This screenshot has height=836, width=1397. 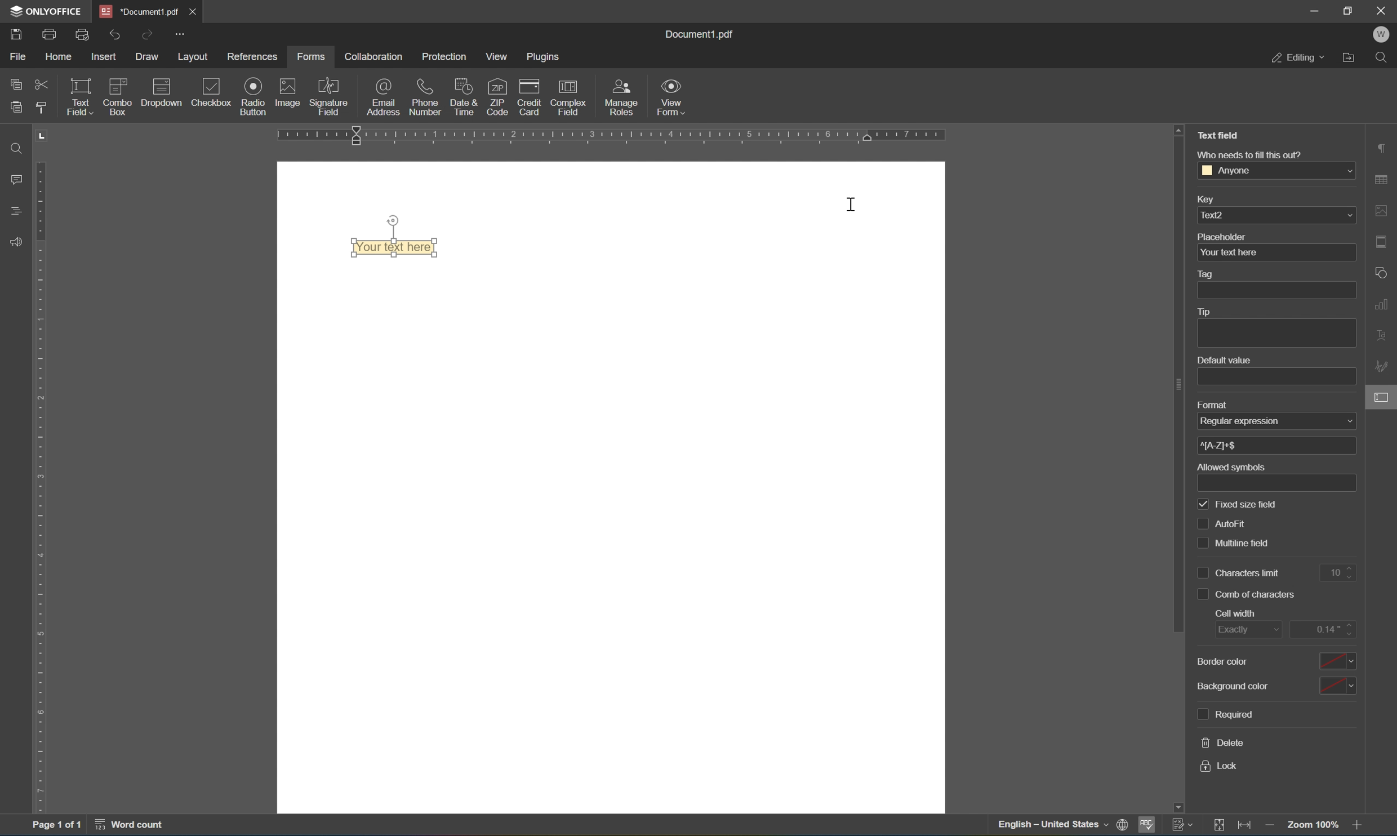 I want to click on background color, so click(x=1232, y=685).